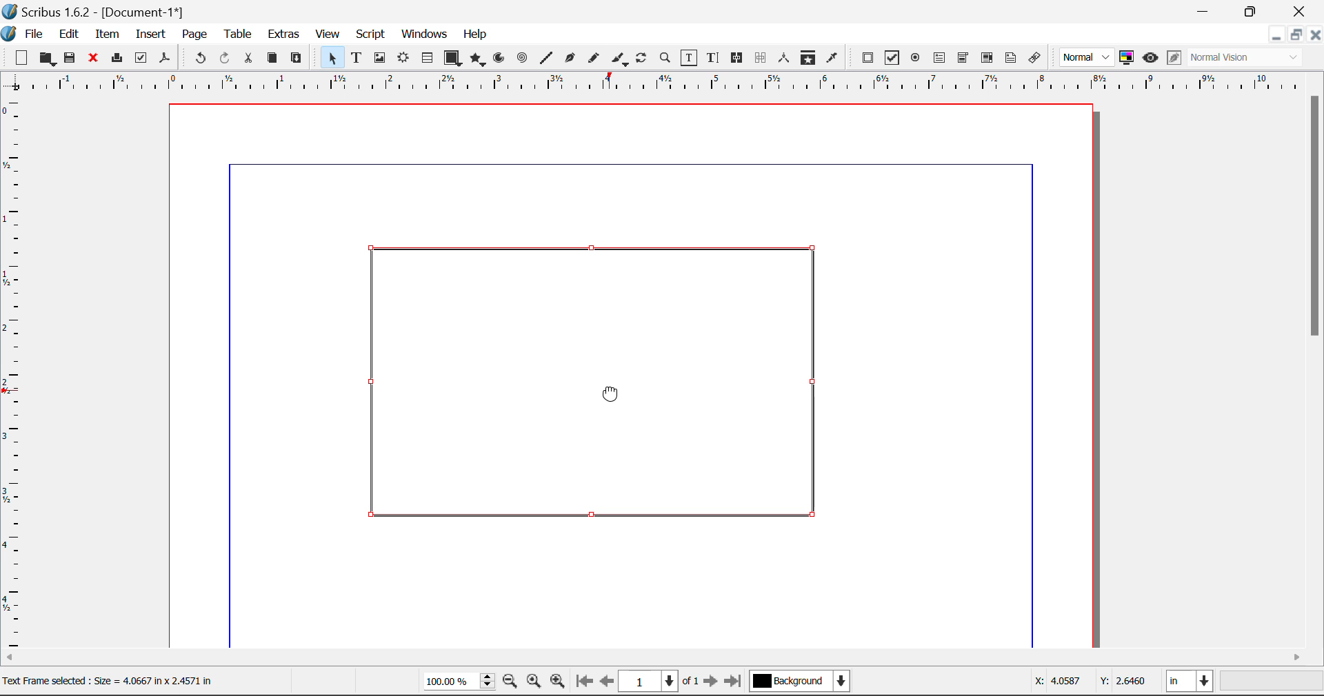 The width and height of the screenshot is (1324, 696). I want to click on Image Frame, so click(379, 58).